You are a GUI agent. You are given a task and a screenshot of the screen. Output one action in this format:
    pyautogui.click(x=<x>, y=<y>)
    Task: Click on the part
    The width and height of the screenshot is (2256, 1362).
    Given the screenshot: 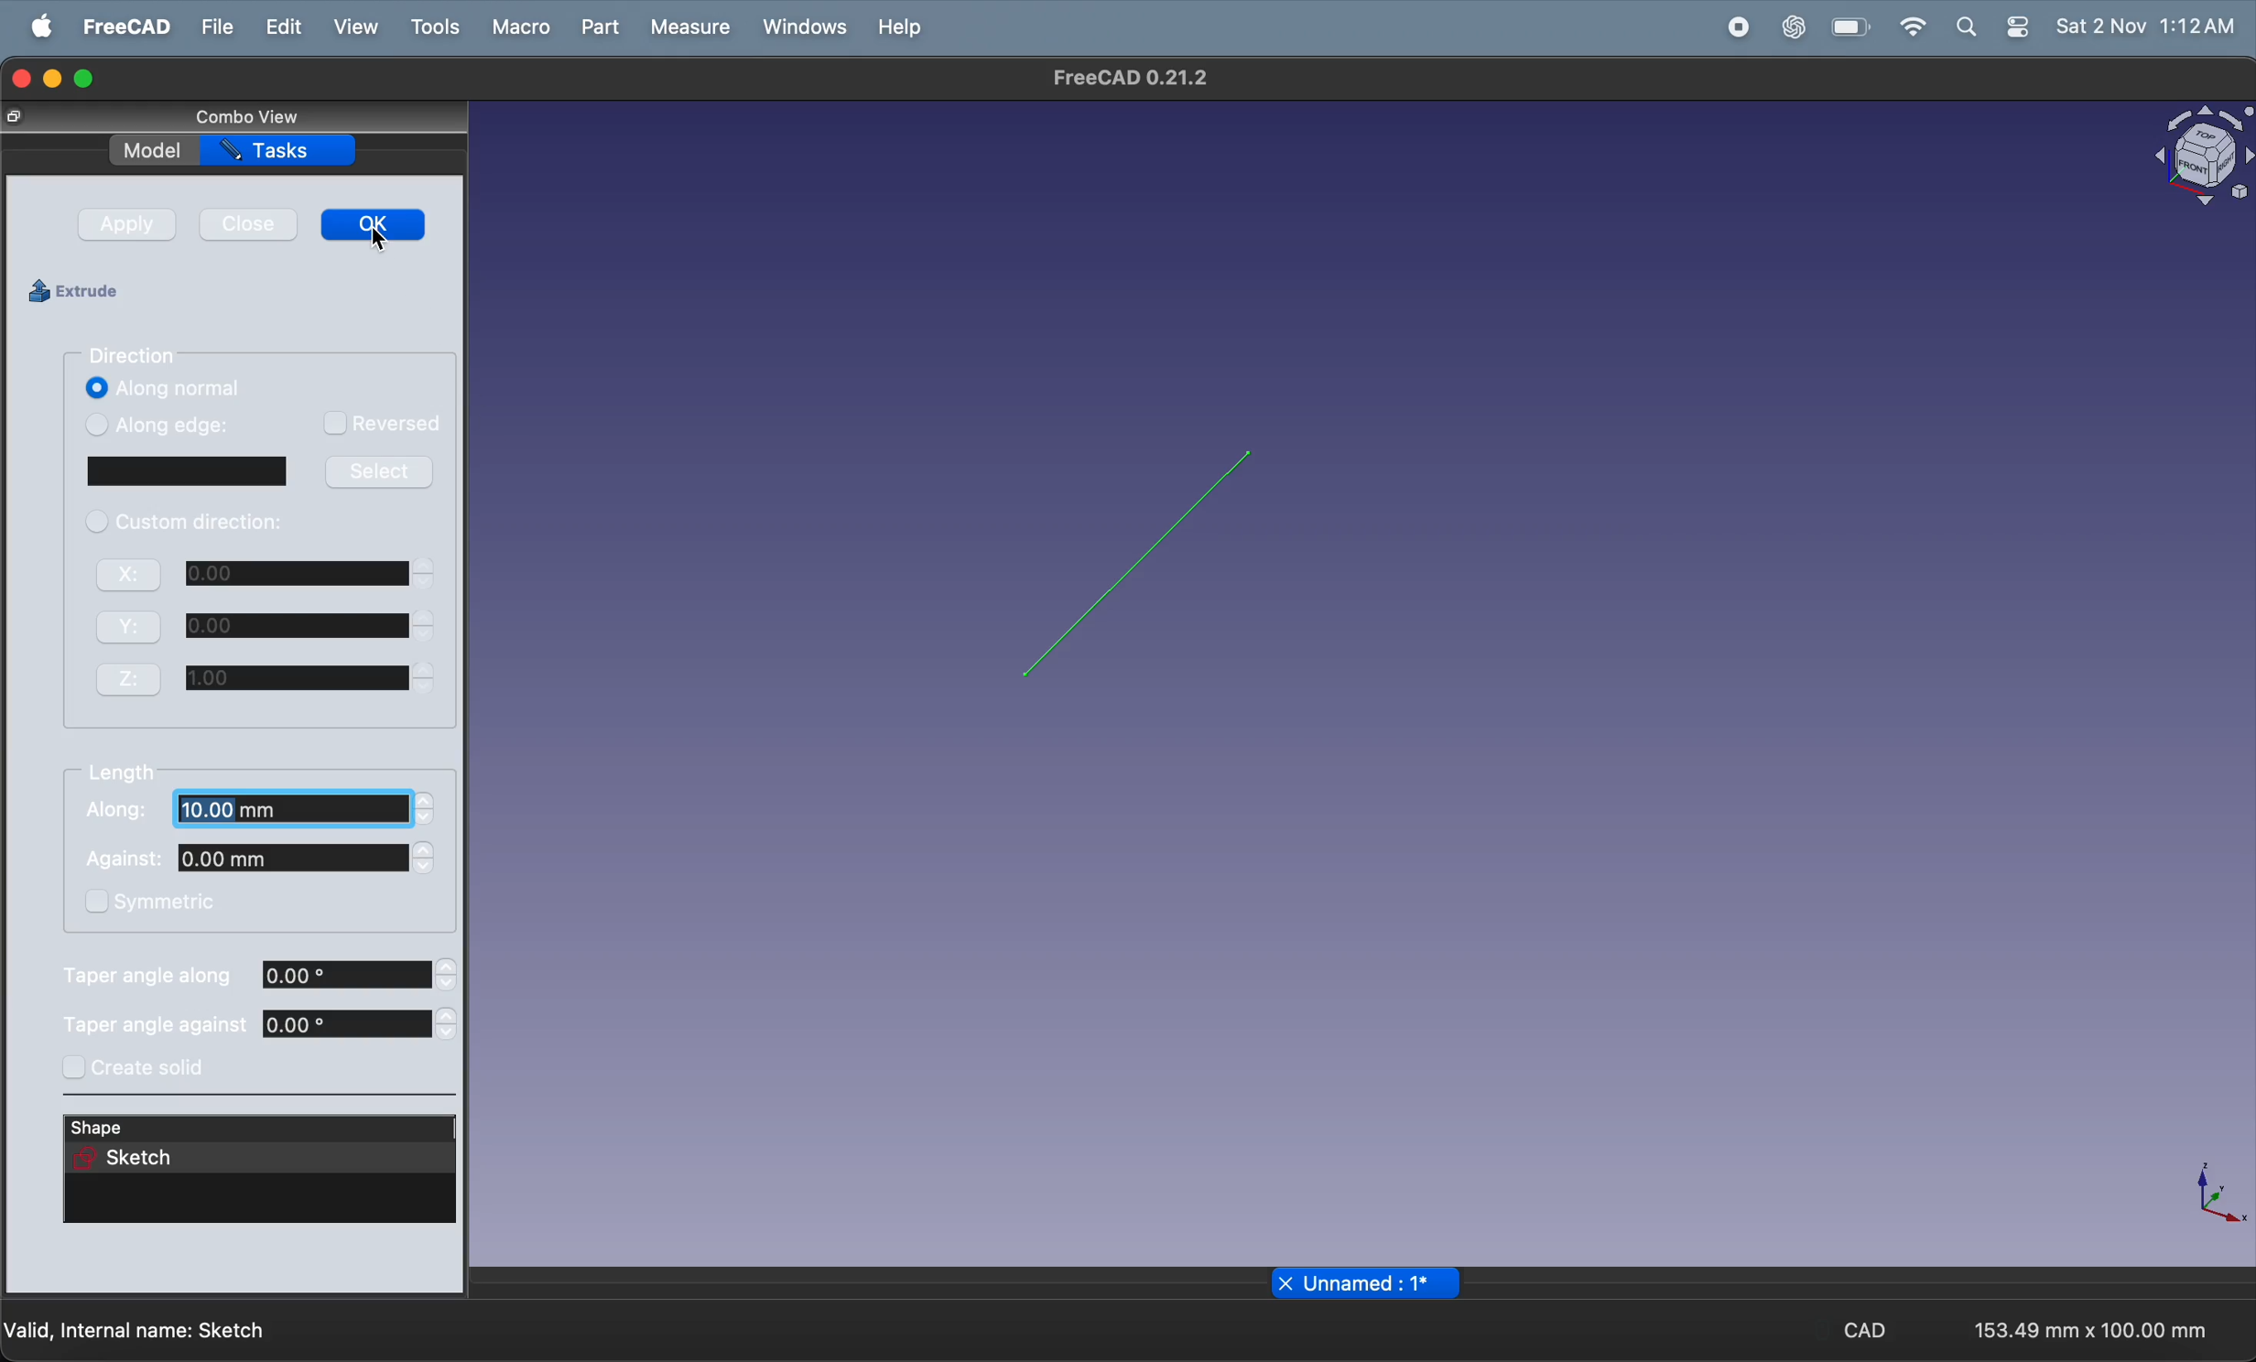 What is the action you would take?
    pyautogui.click(x=598, y=29)
    